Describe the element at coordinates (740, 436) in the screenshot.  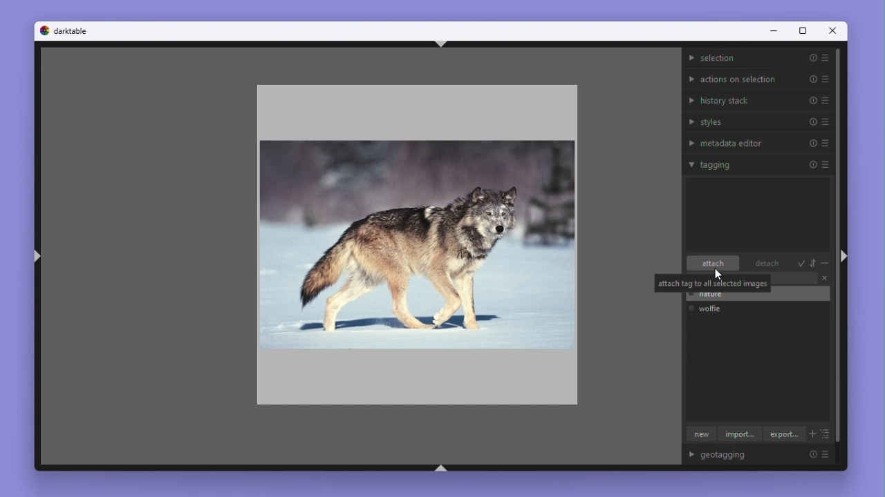
I see `Import` at that location.